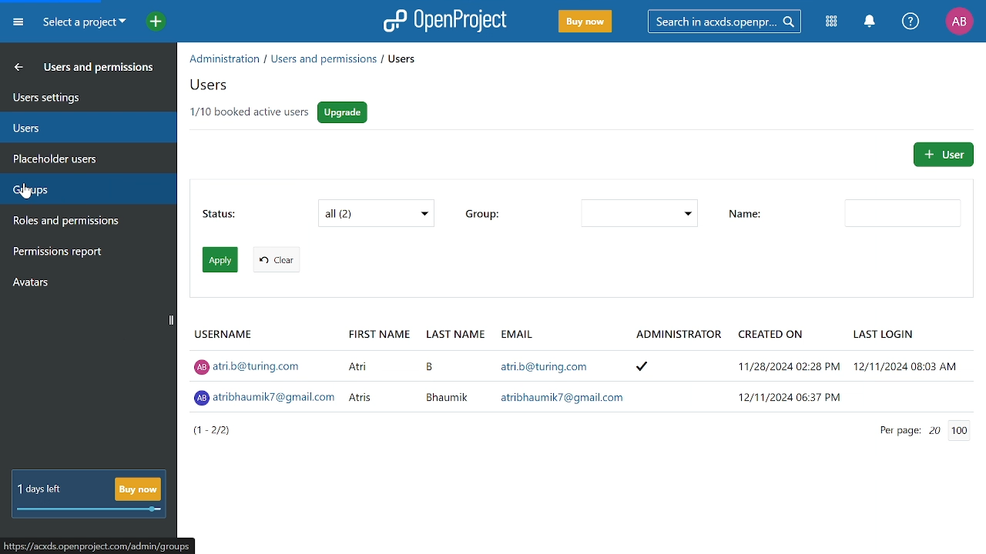 The image size is (986, 554). Describe the element at coordinates (82, 24) in the screenshot. I see `Current project` at that location.